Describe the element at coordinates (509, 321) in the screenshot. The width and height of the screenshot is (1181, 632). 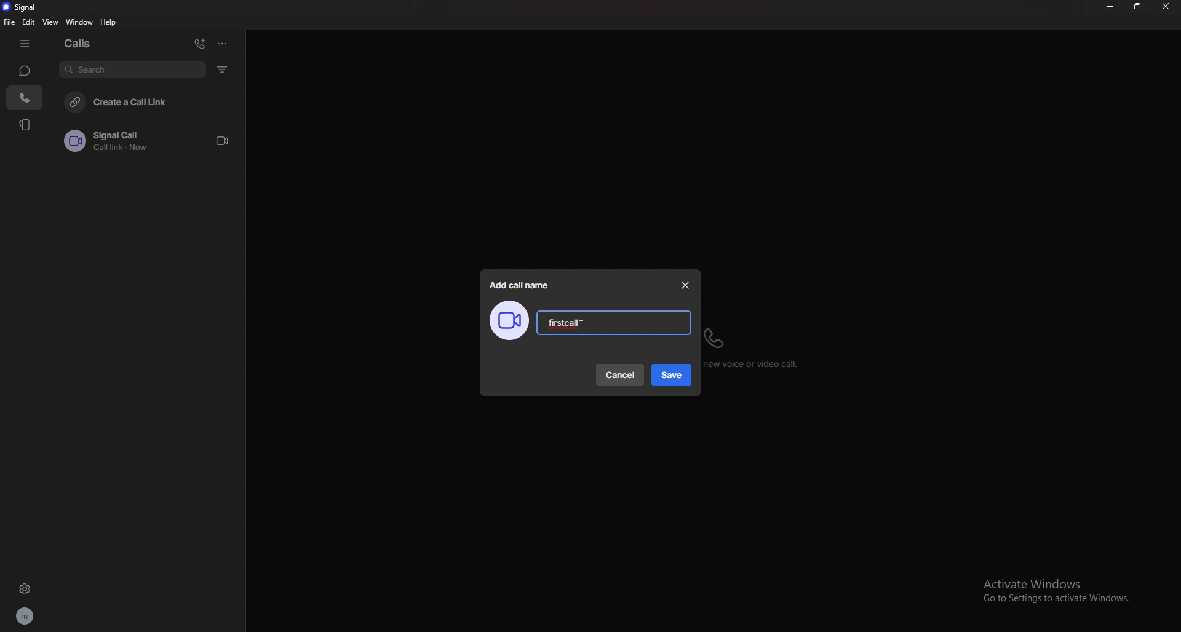
I see `call image` at that location.